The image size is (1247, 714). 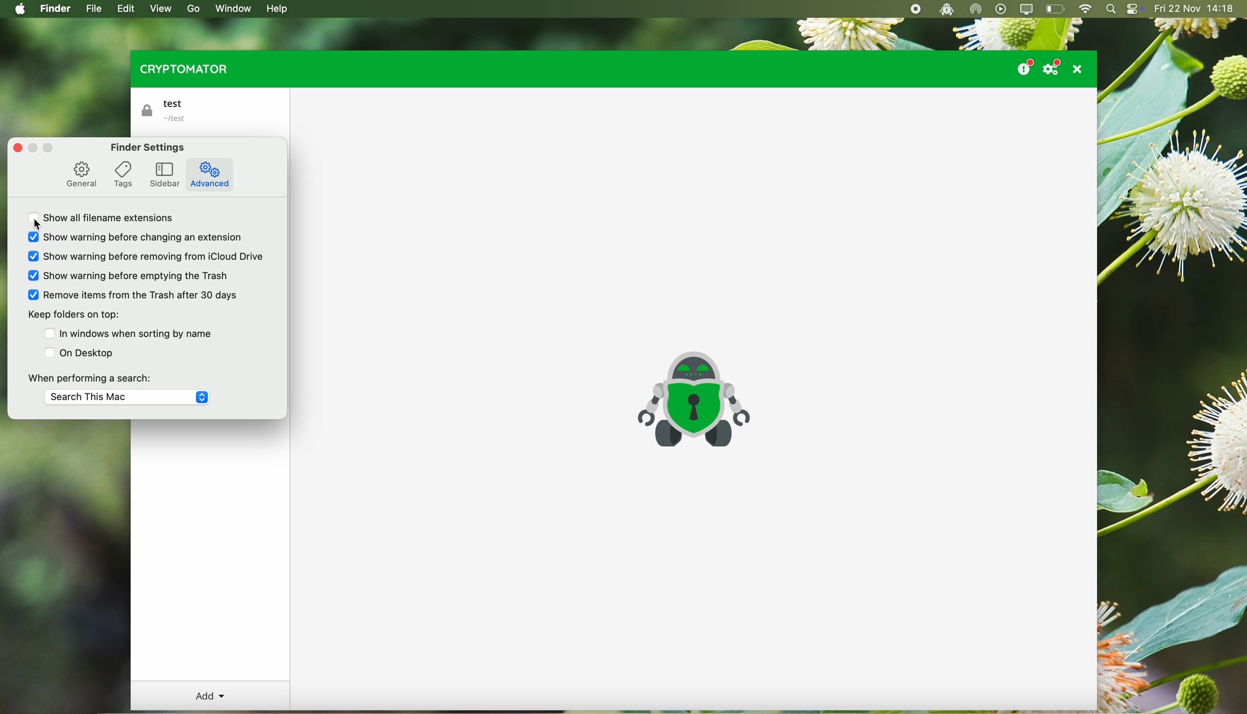 I want to click on finder, so click(x=57, y=9).